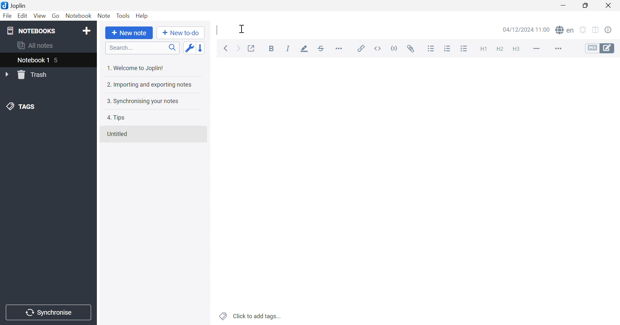 The height and width of the screenshot is (325, 620). Describe the element at coordinates (57, 16) in the screenshot. I see `Go` at that location.